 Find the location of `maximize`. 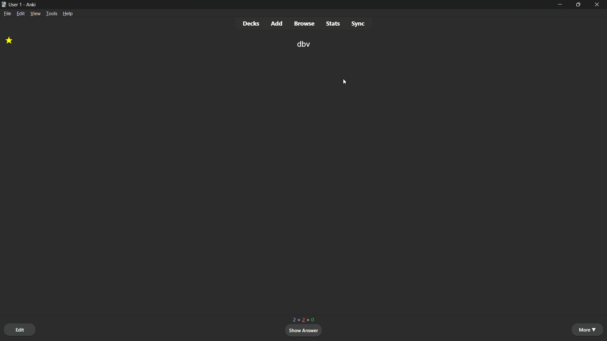

maximize is located at coordinates (578, 5).